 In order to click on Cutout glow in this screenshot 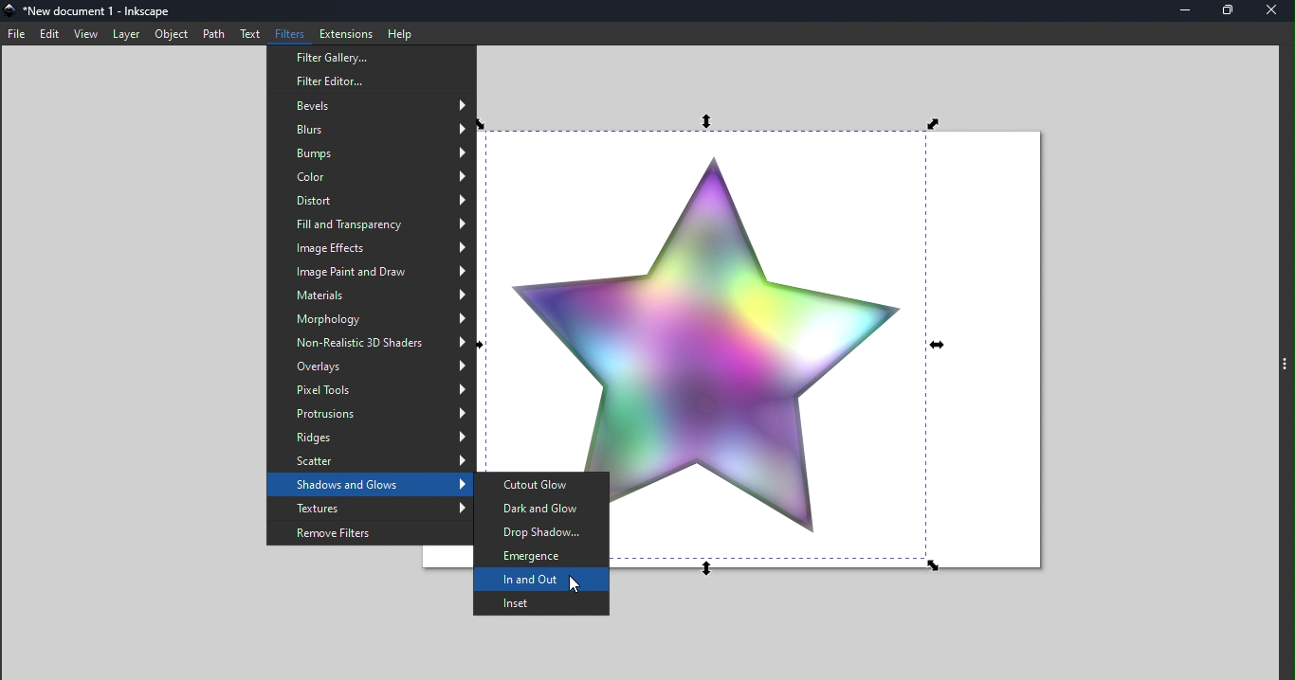, I will do `click(543, 483)`.